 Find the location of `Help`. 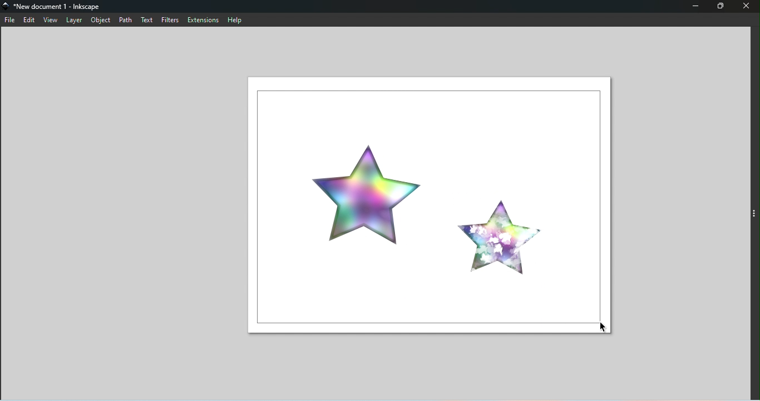

Help is located at coordinates (239, 19).